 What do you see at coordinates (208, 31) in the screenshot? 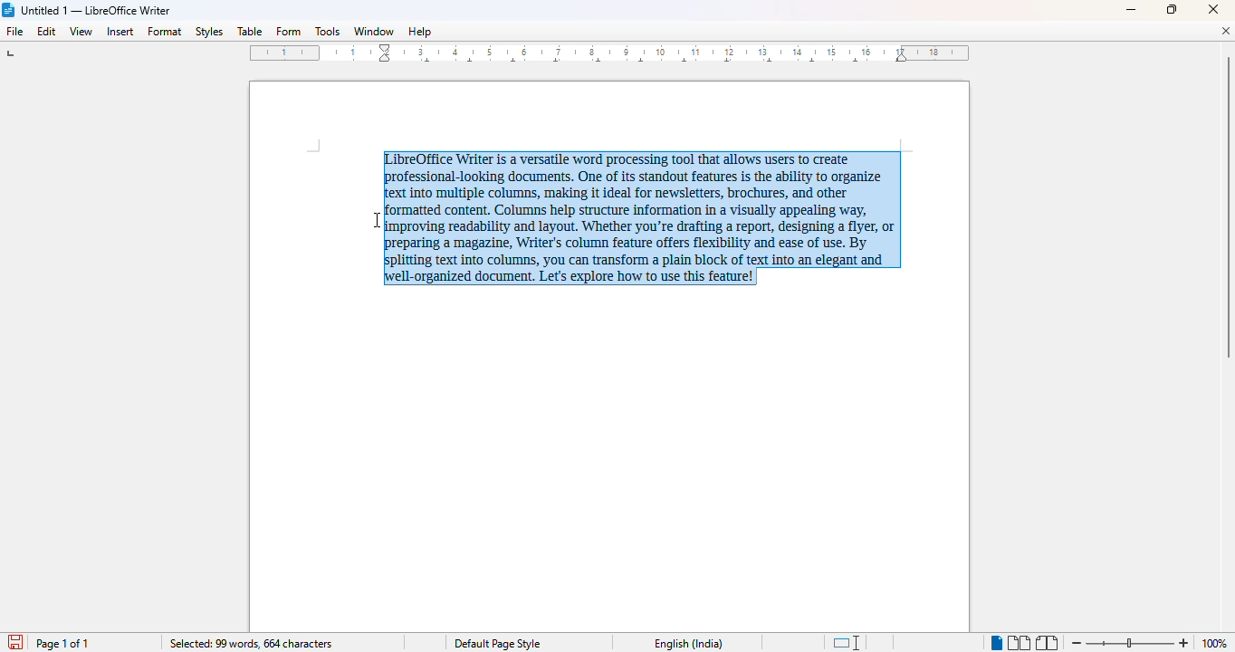
I see `styles` at bounding box center [208, 31].